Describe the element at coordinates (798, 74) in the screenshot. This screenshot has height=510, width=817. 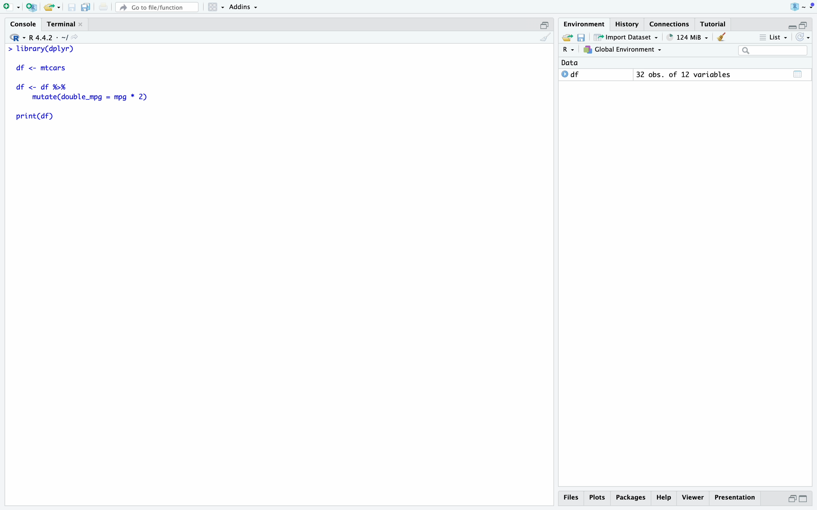
I see `table view` at that location.